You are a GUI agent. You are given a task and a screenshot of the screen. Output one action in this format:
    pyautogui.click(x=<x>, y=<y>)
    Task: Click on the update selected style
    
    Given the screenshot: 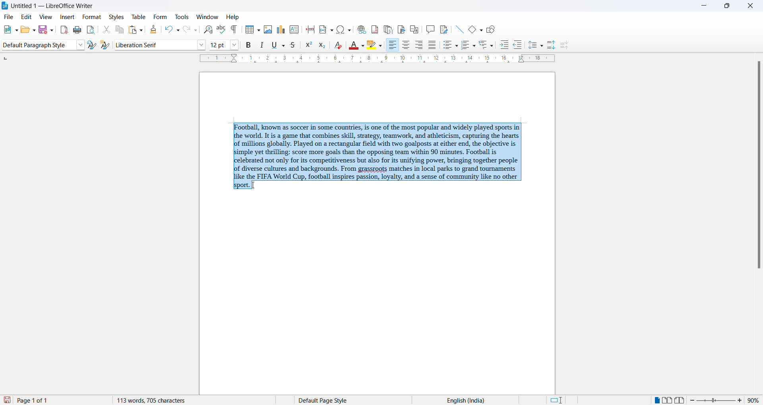 What is the action you would take?
    pyautogui.click(x=92, y=45)
    